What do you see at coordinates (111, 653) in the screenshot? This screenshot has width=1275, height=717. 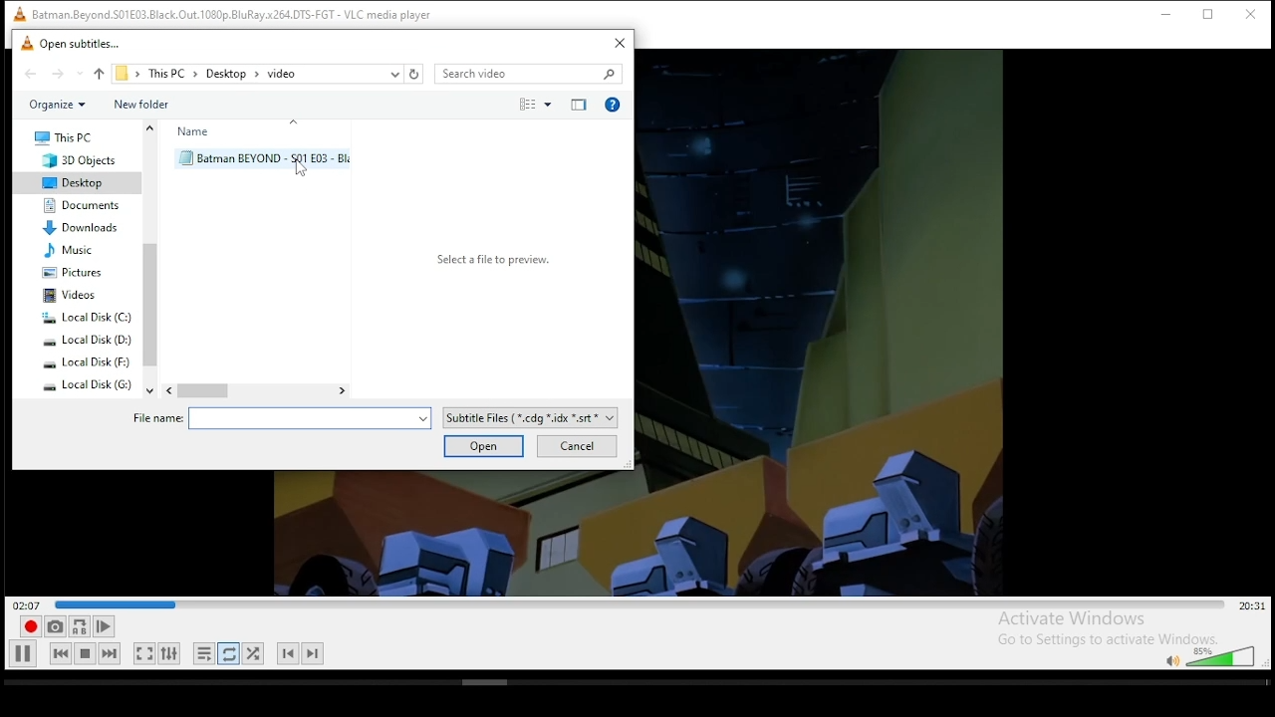 I see `next media in playlist, skips forward when held` at bounding box center [111, 653].